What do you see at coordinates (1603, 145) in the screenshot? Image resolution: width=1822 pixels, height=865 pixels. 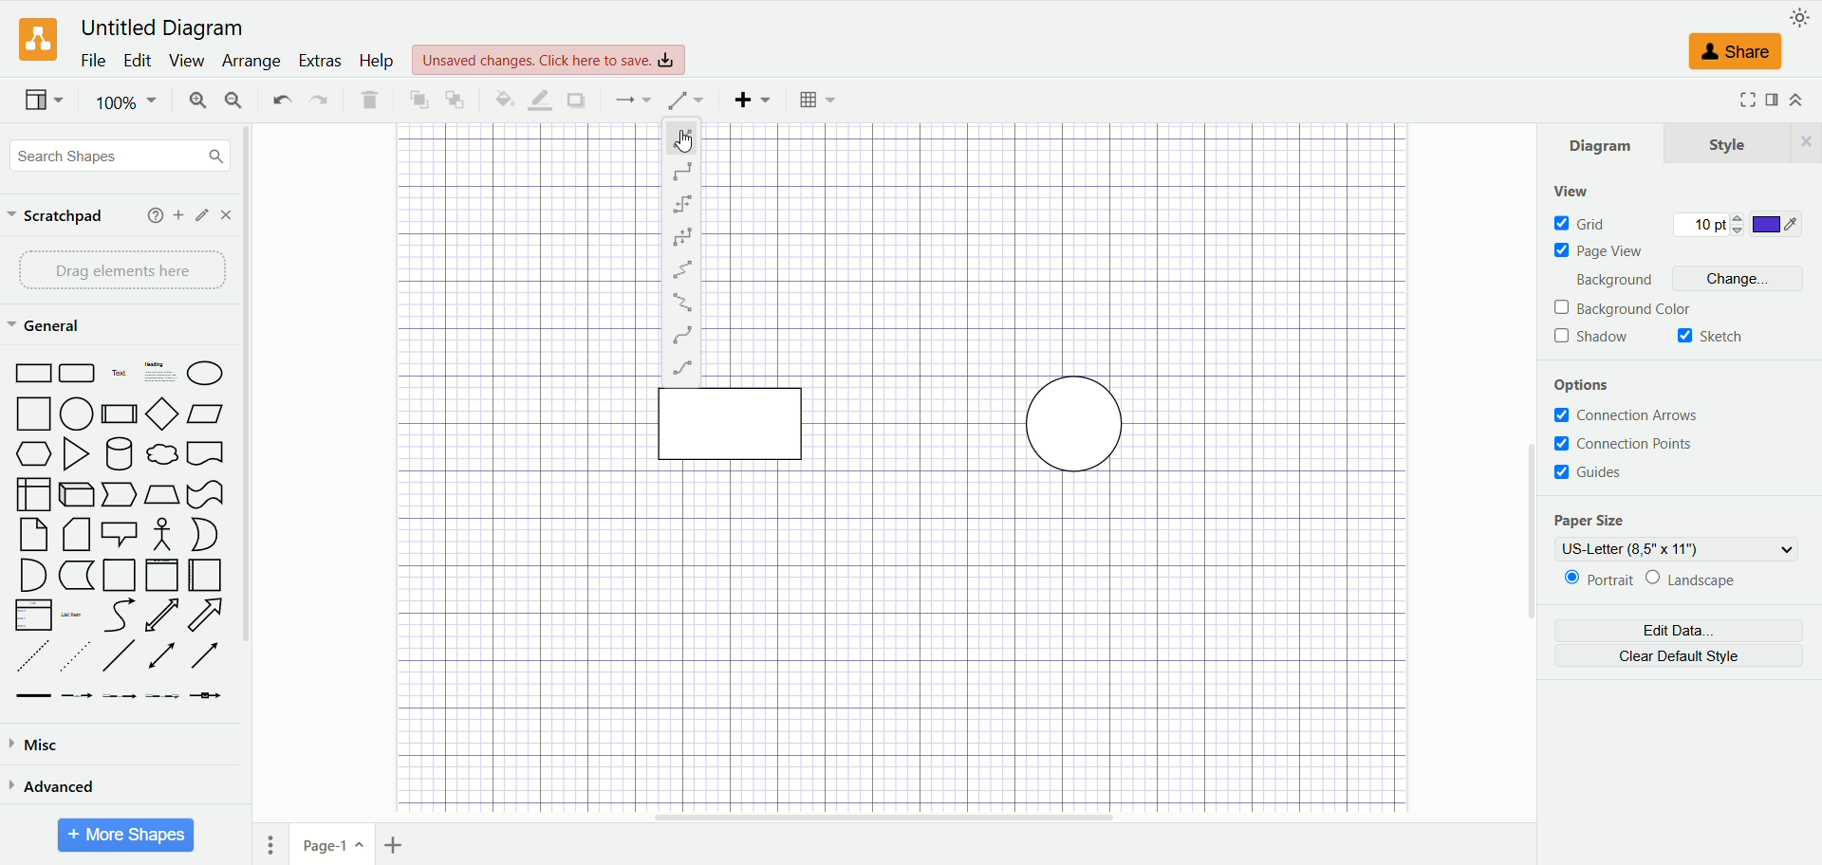 I see `diagram` at bounding box center [1603, 145].